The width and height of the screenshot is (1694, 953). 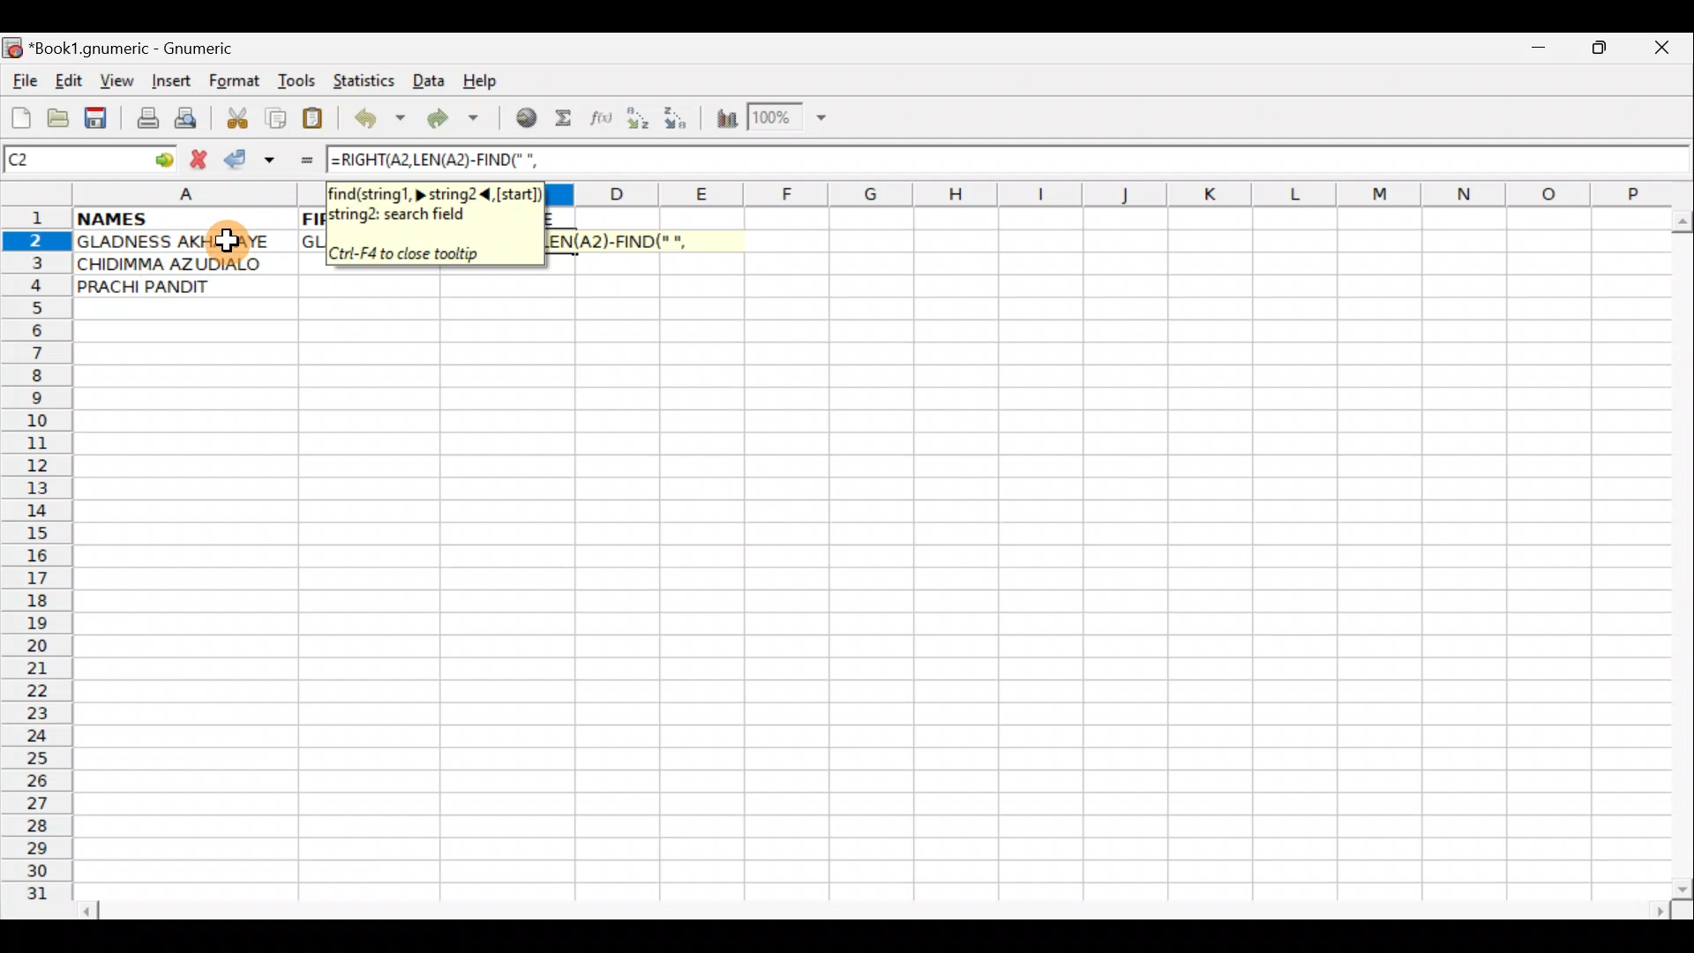 What do you see at coordinates (569, 119) in the screenshot?
I see `Sum in the current cell` at bounding box center [569, 119].